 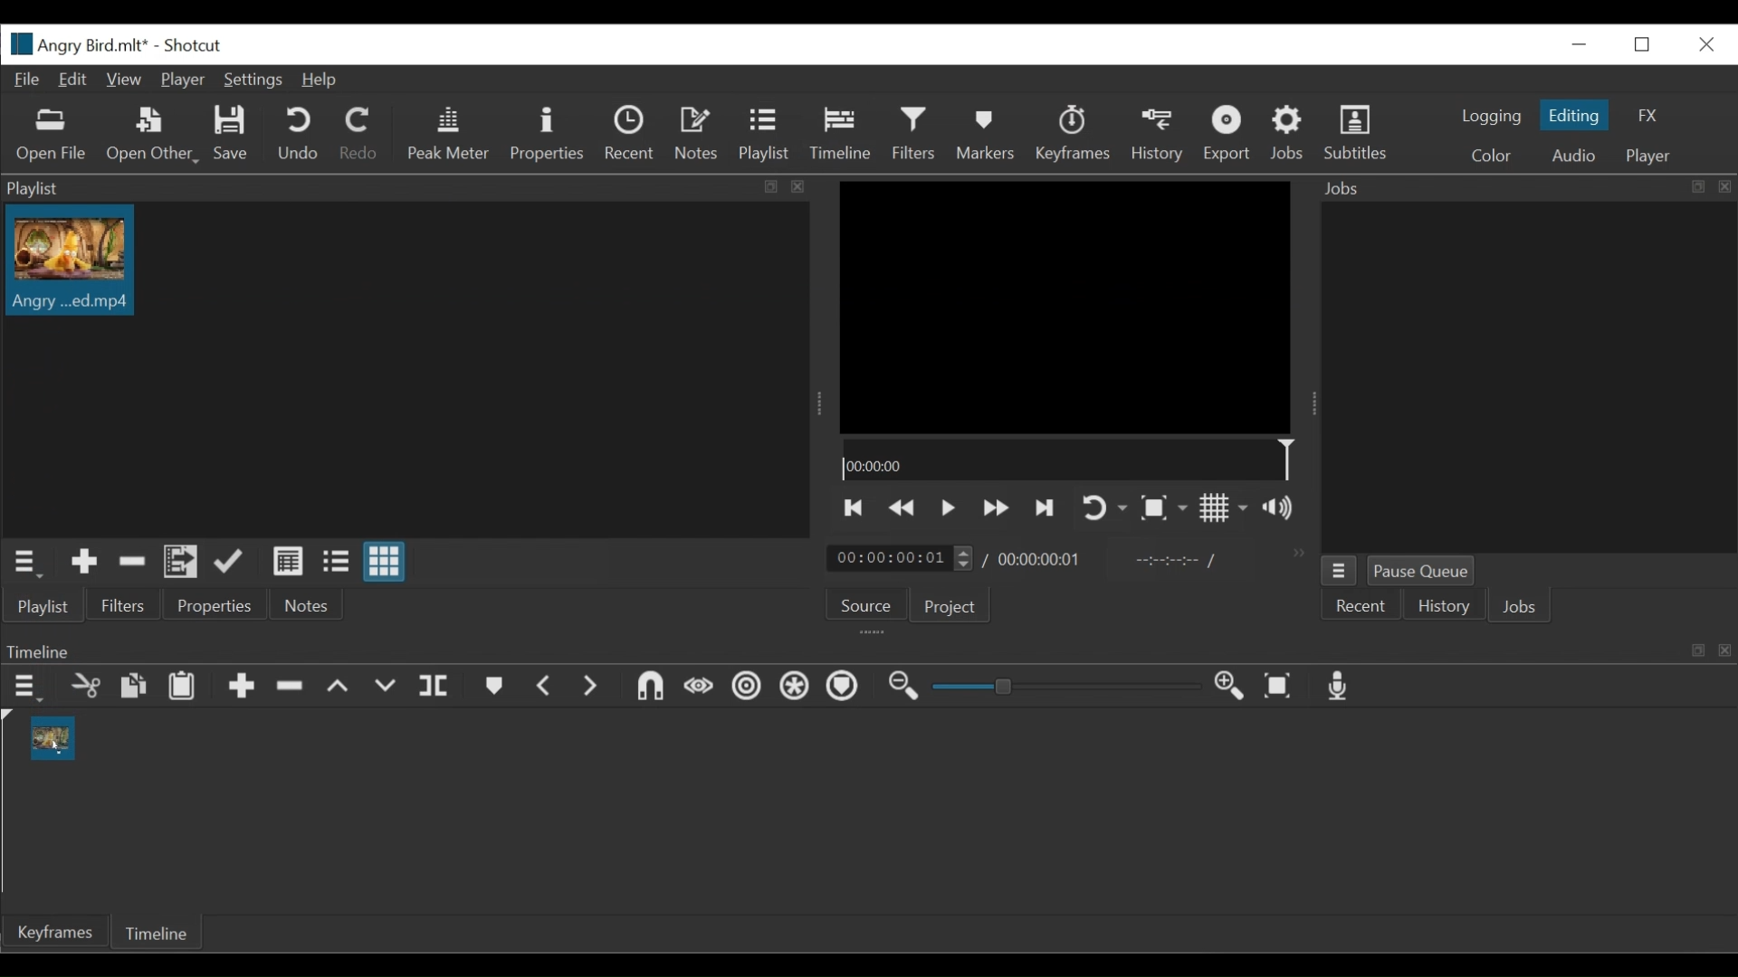 What do you see at coordinates (28, 81) in the screenshot?
I see `File` at bounding box center [28, 81].